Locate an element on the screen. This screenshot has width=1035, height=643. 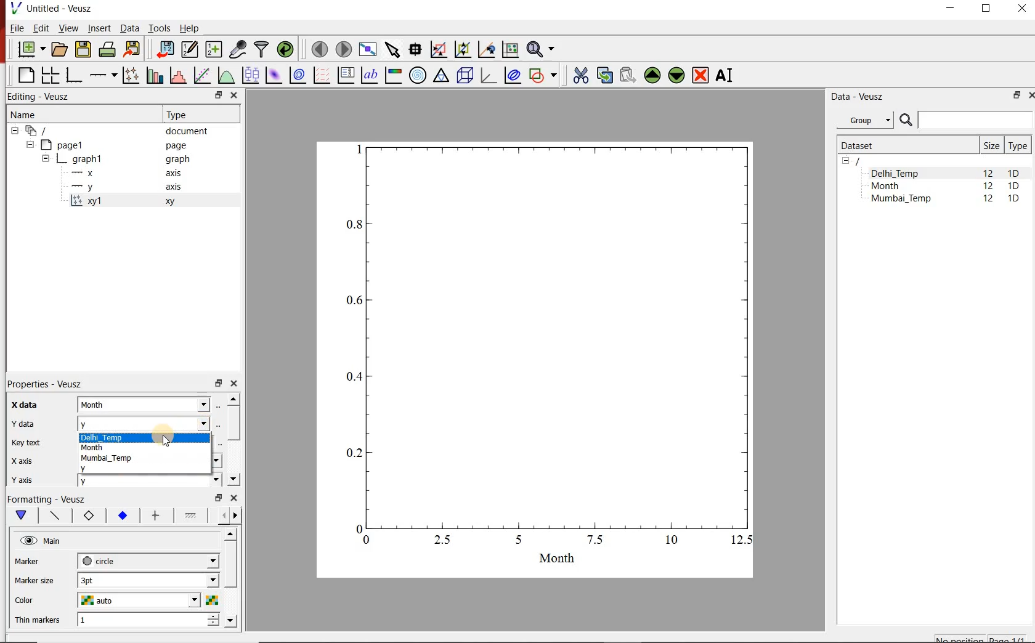
image color bar is located at coordinates (393, 75).